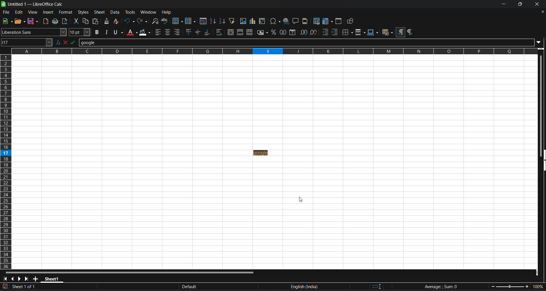  Describe the element at coordinates (57, 21) in the screenshot. I see `print` at that location.